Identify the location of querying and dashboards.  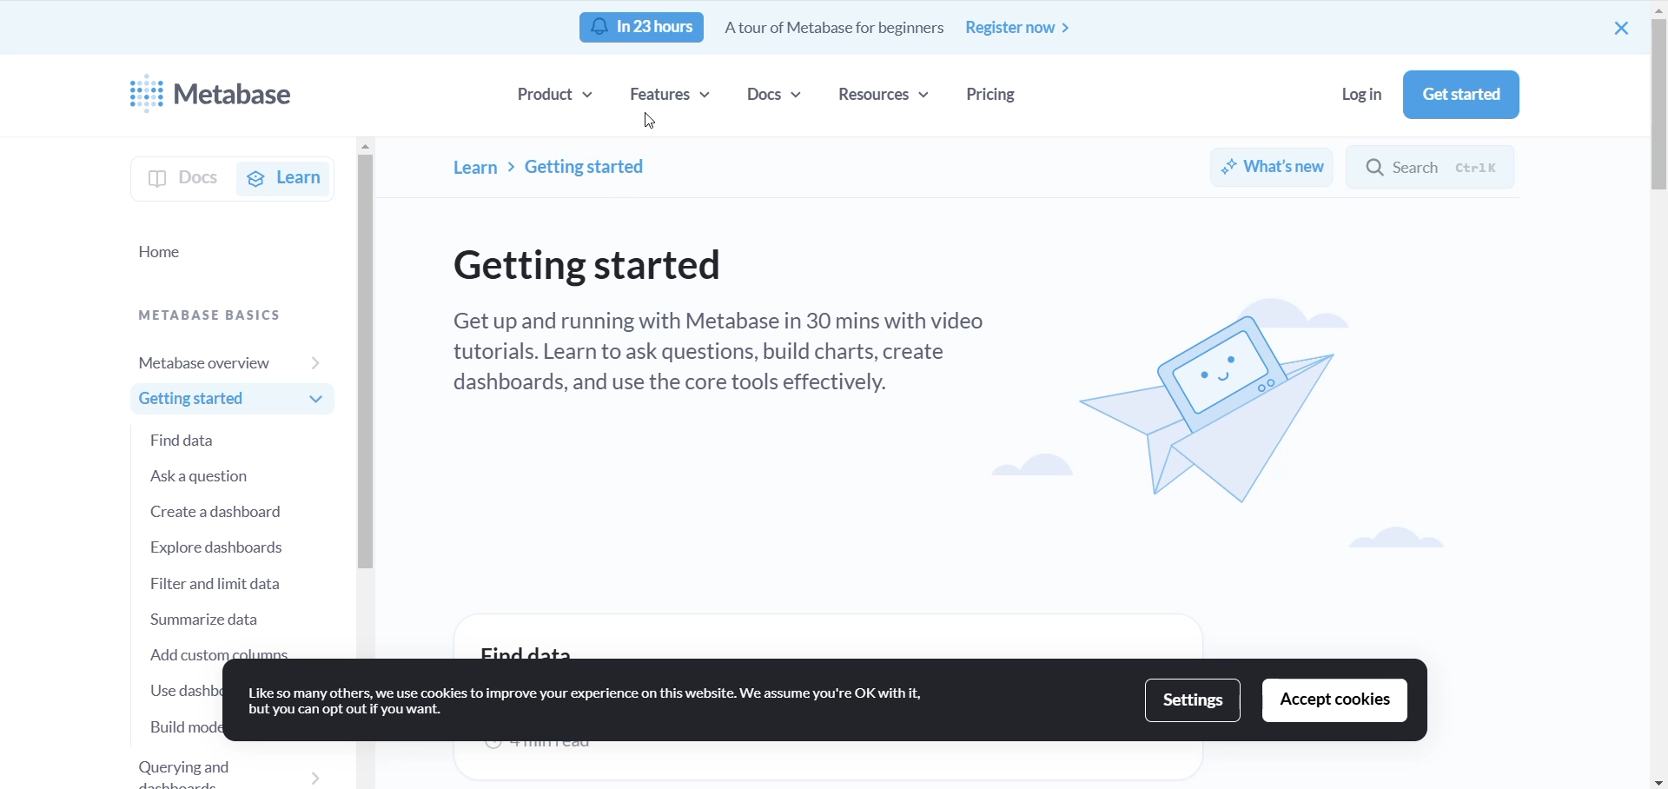
(196, 773).